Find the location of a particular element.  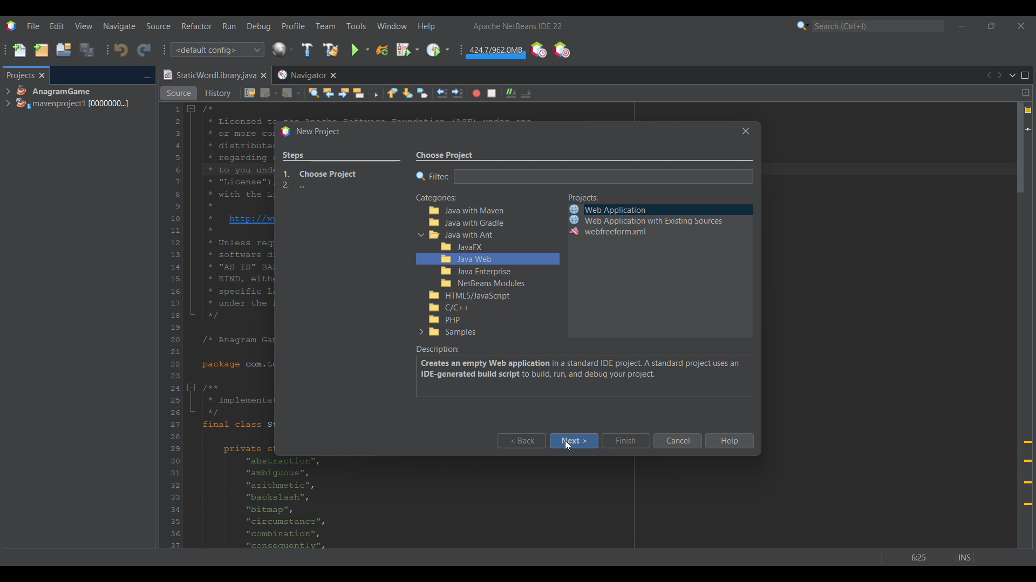

Projects, current tab highlighted is located at coordinates (20, 74).